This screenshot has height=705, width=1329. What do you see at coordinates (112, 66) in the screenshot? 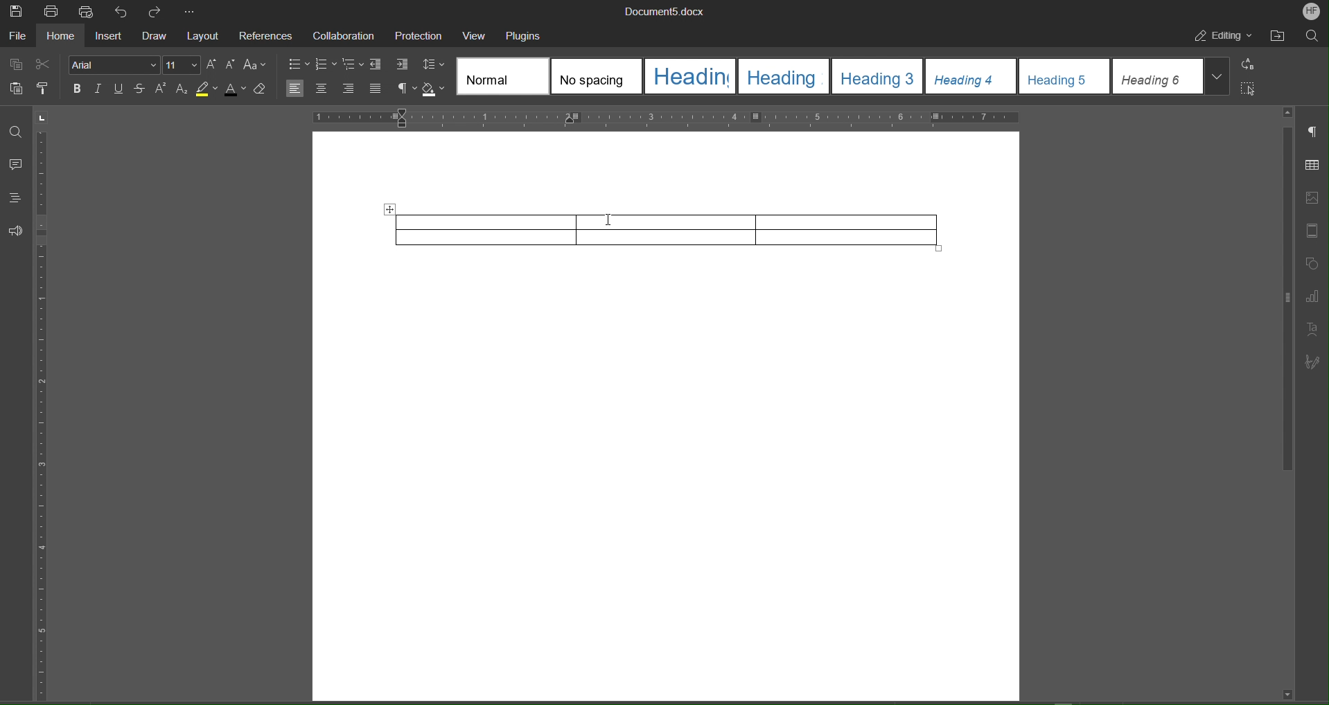
I see `Font` at bounding box center [112, 66].